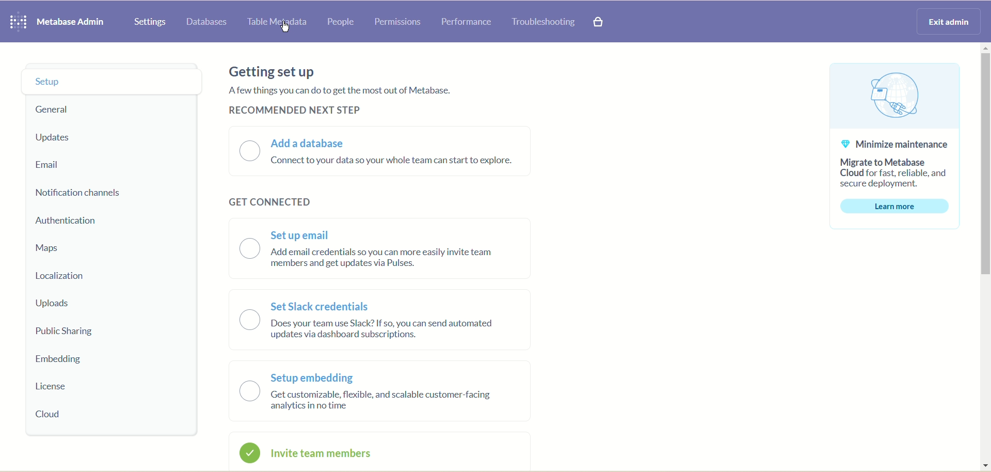 The height and width of the screenshot is (472, 991). What do you see at coordinates (89, 165) in the screenshot?
I see `Email` at bounding box center [89, 165].